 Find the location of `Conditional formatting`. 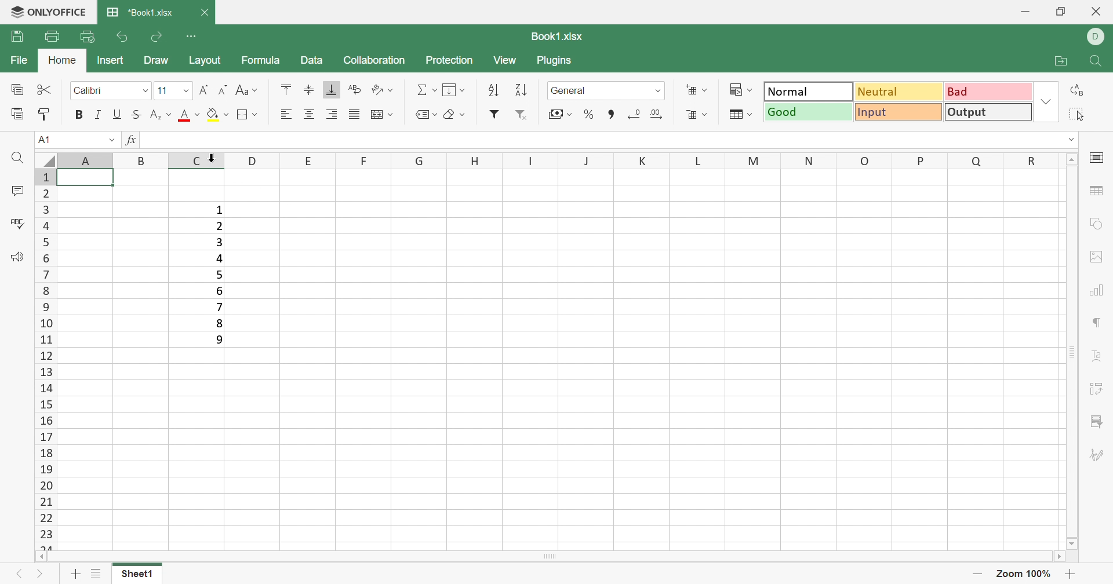

Conditional formatting is located at coordinates (740, 90).